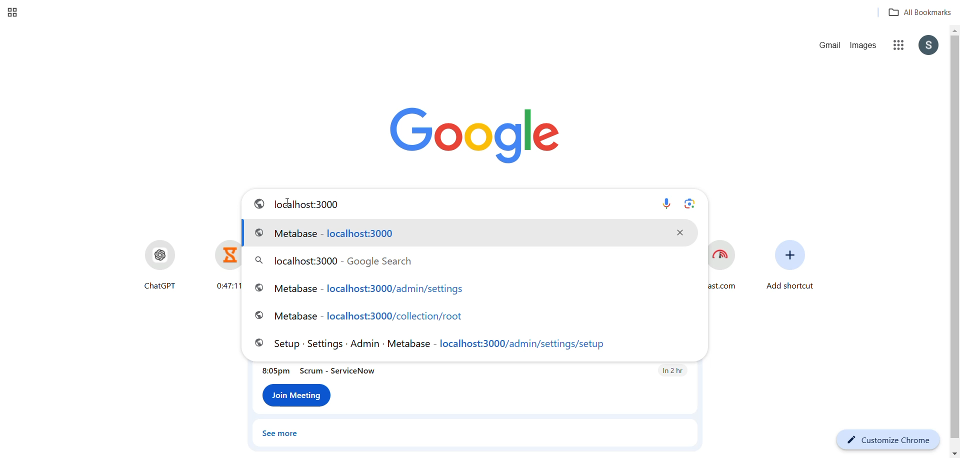 The width and height of the screenshot is (960, 458). I want to click on ChatGPT, so click(157, 265).